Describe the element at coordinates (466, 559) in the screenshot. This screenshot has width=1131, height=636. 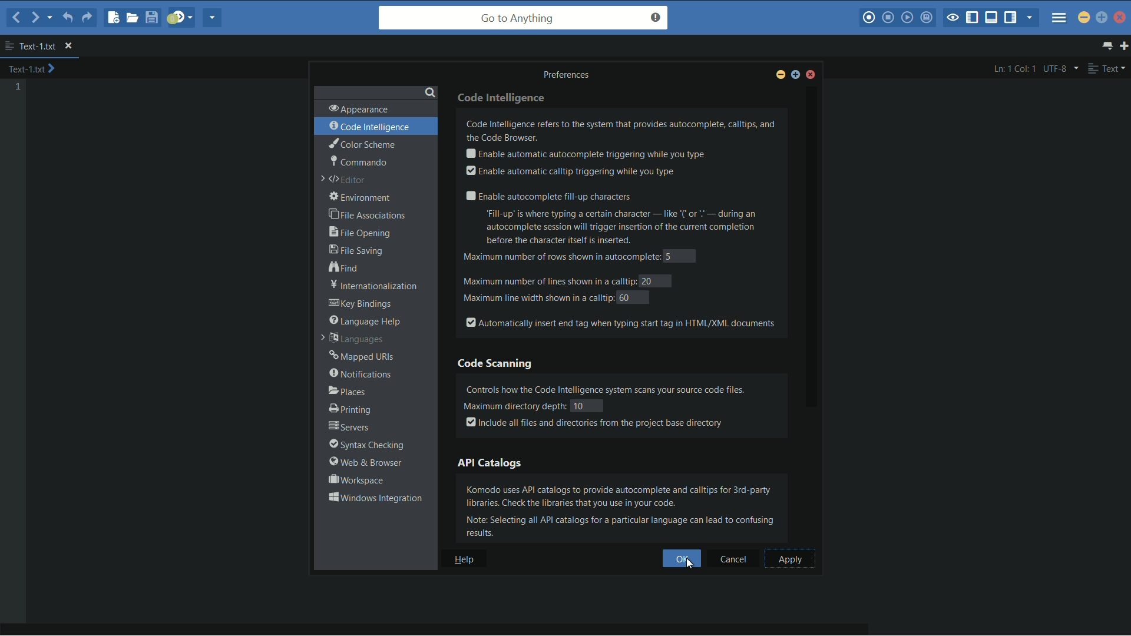
I see `help` at that location.